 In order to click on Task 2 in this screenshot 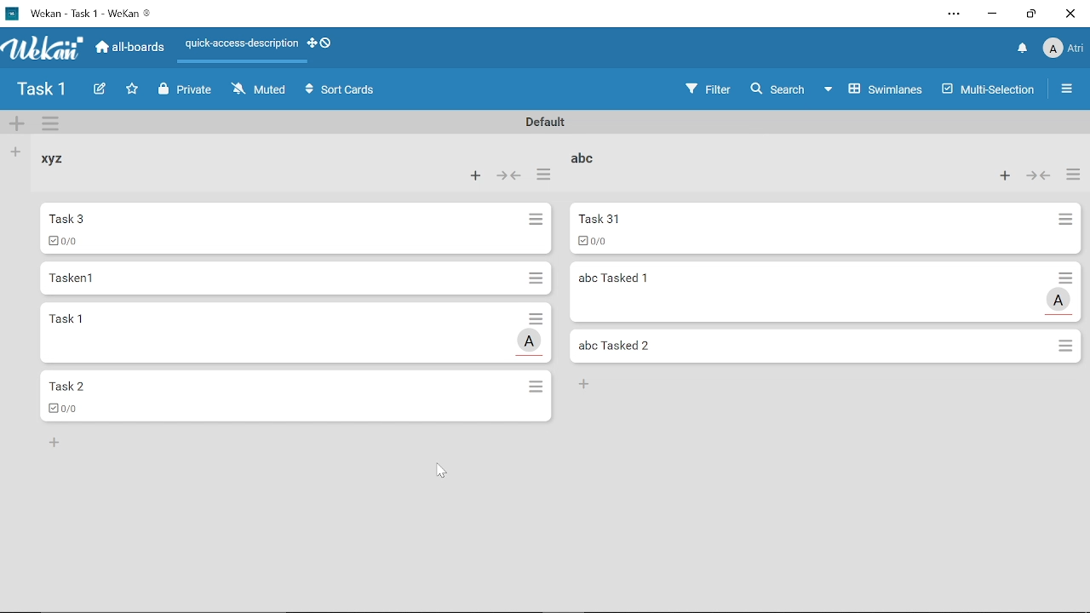, I will do `click(296, 395)`.